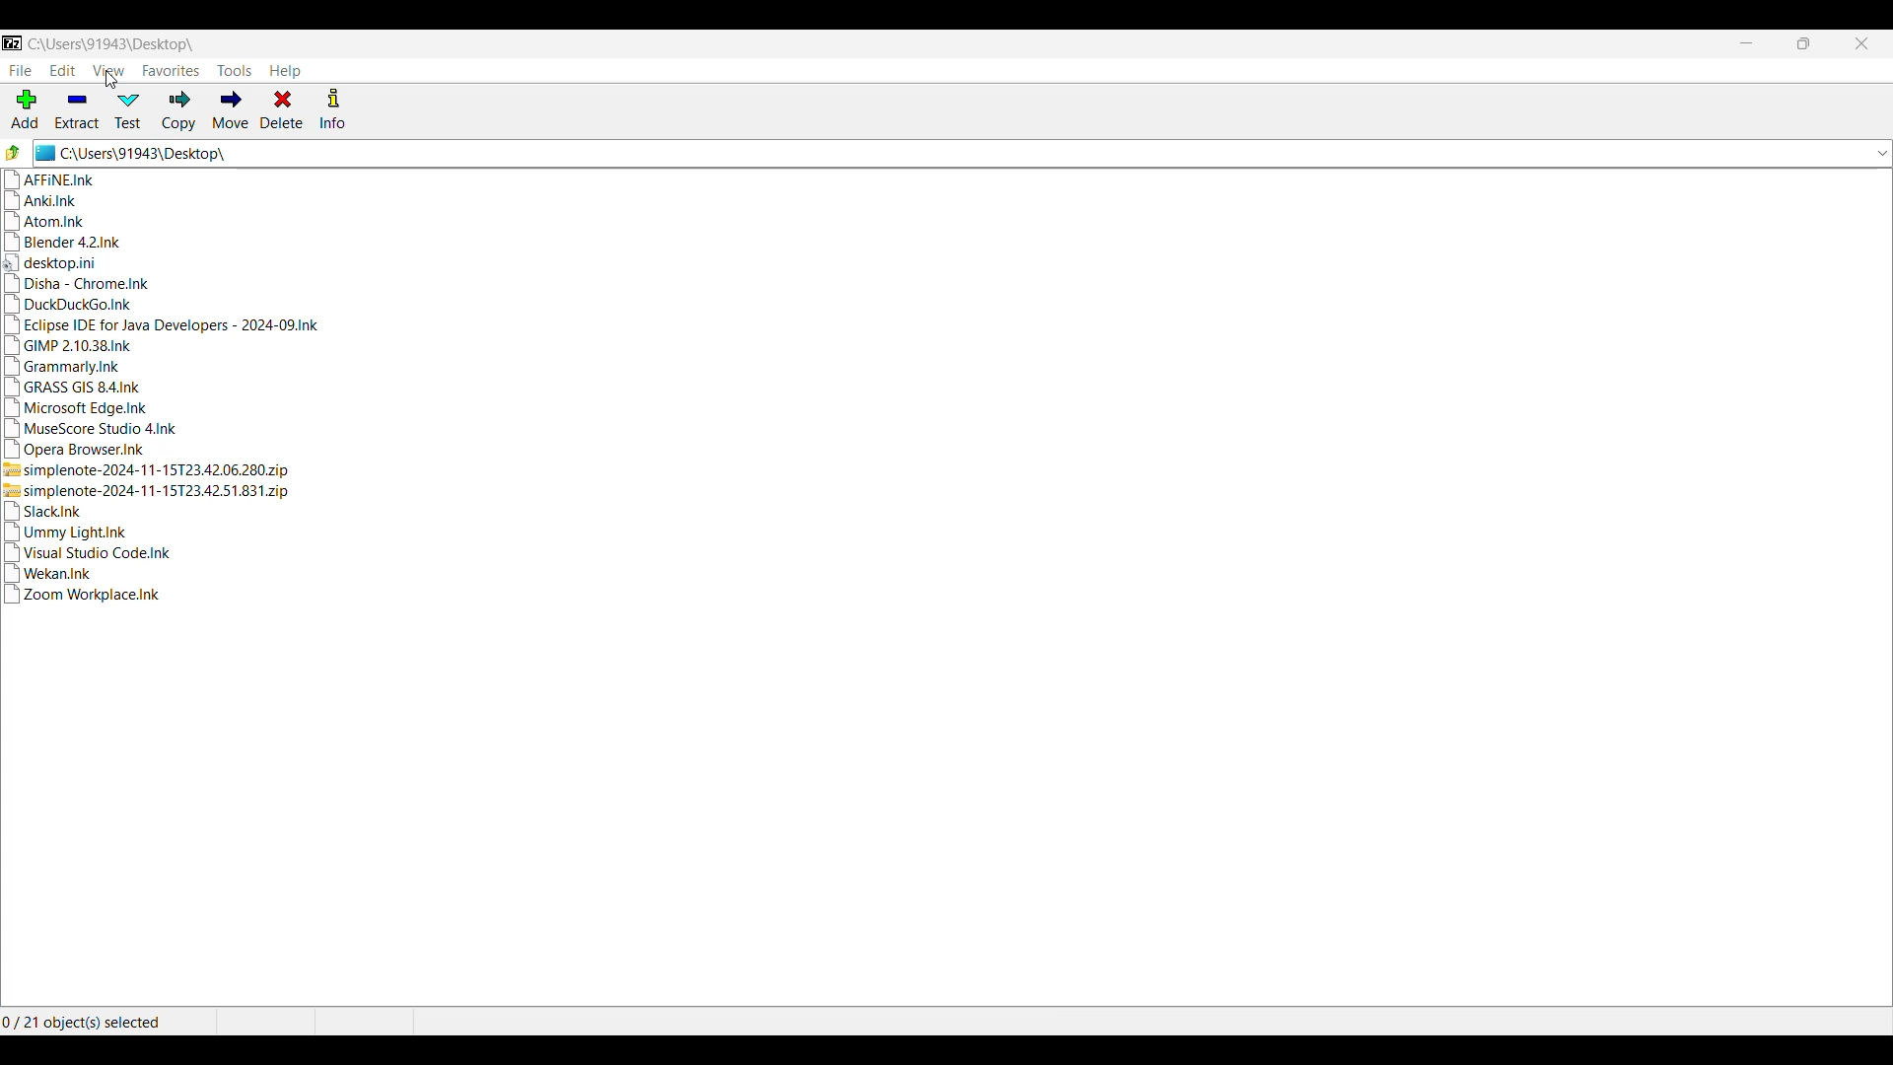  Describe the element at coordinates (91, 553) in the screenshot. I see `Visual Studio Code.Ink` at that location.